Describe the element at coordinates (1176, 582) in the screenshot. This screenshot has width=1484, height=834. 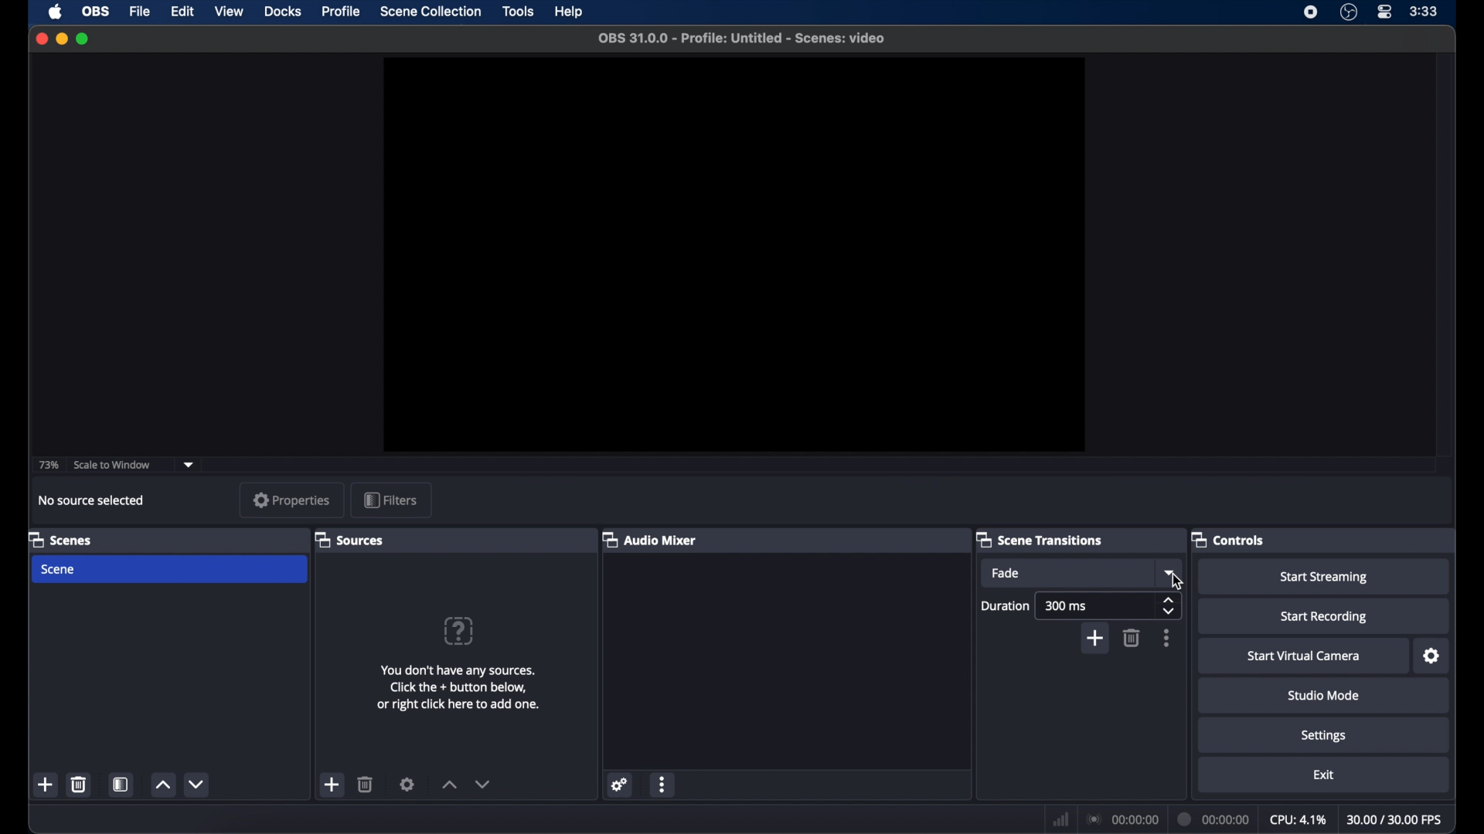
I see `Cursor` at that location.